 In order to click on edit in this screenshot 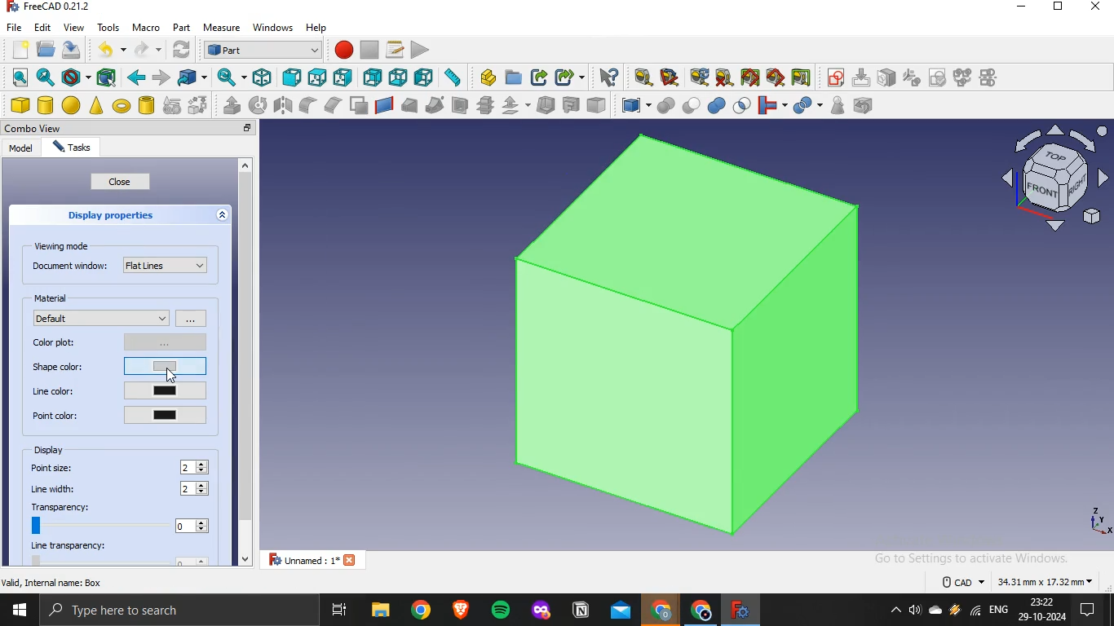, I will do `click(42, 26)`.